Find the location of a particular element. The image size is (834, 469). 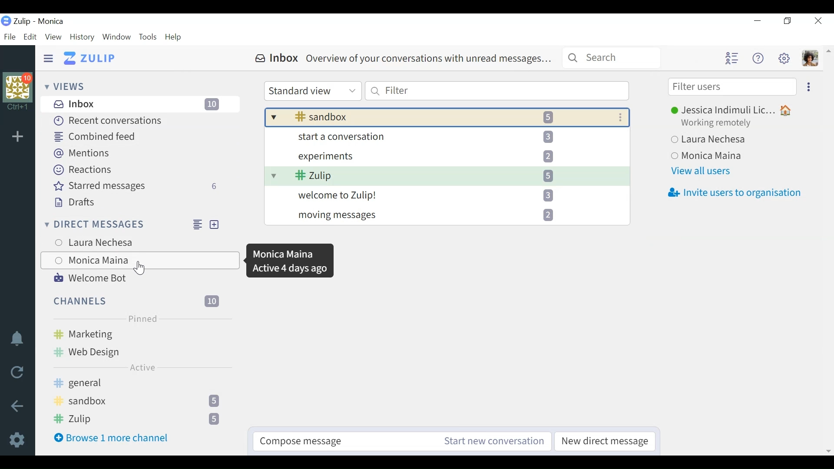

Welcome Bot is located at coordinates (89, 278).